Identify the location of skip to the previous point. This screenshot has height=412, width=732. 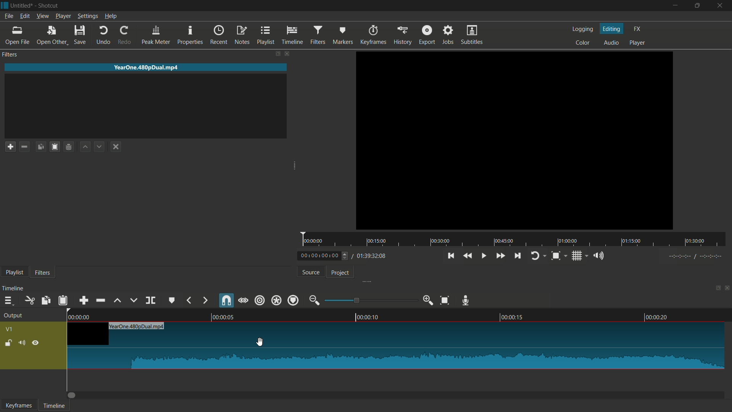
(451, 256).